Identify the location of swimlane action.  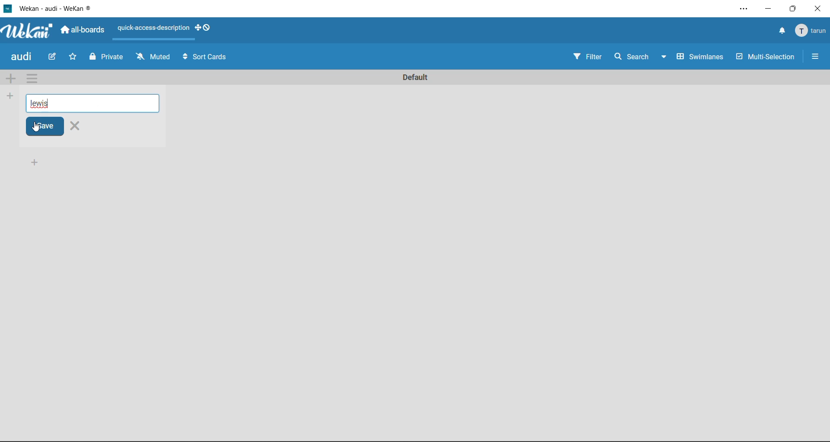
(31, 78).